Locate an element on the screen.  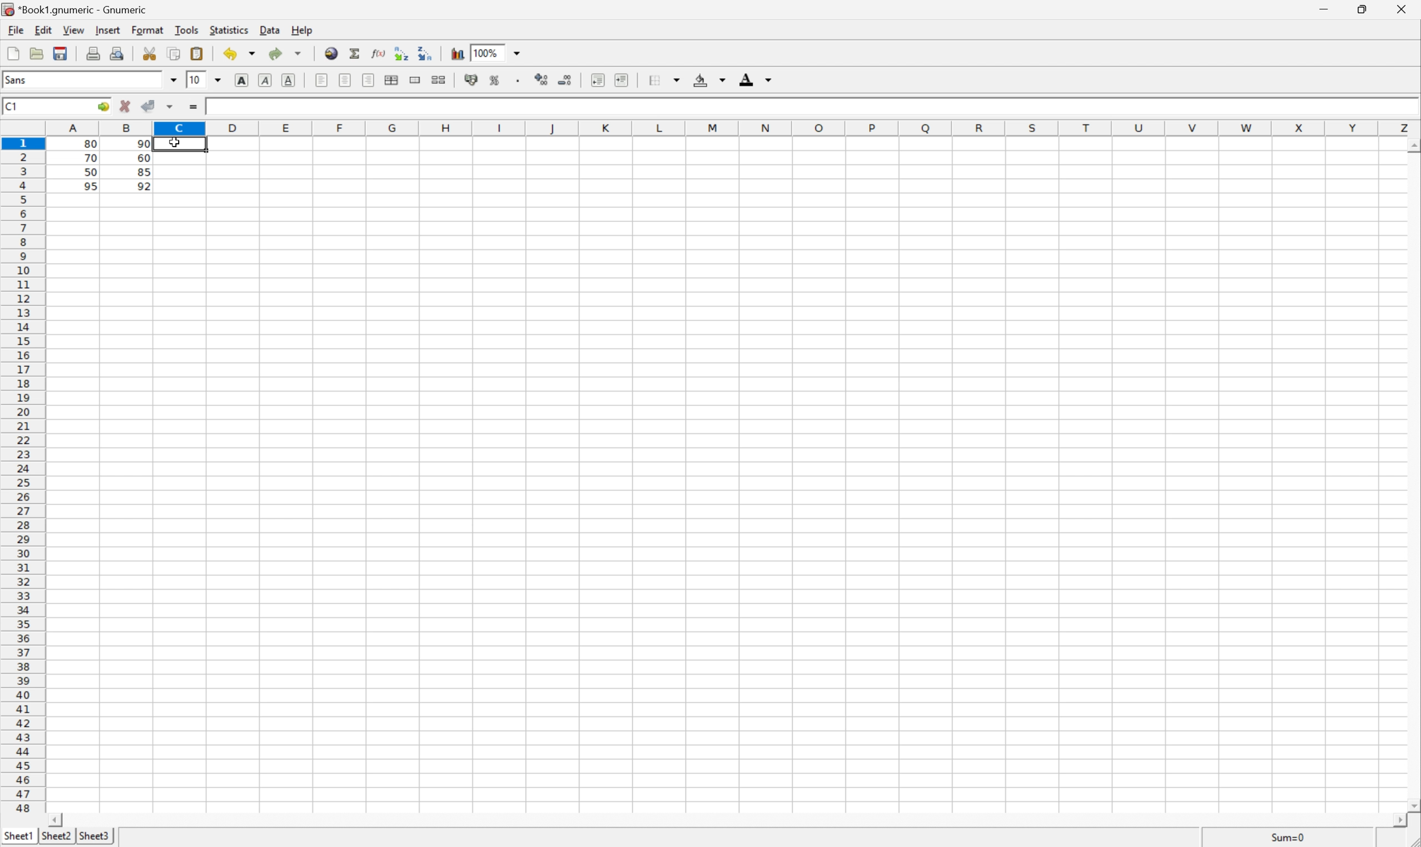
Edit is located at coordinates (43, 31).